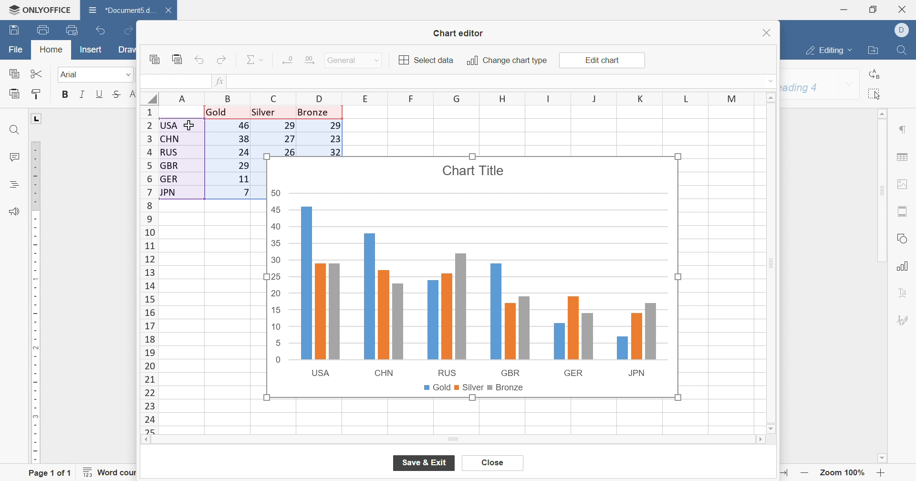  I want to click on select all, so click(876, 94).